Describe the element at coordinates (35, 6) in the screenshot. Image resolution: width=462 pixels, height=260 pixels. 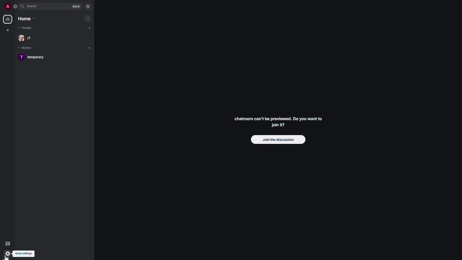
I see `search` at that location.